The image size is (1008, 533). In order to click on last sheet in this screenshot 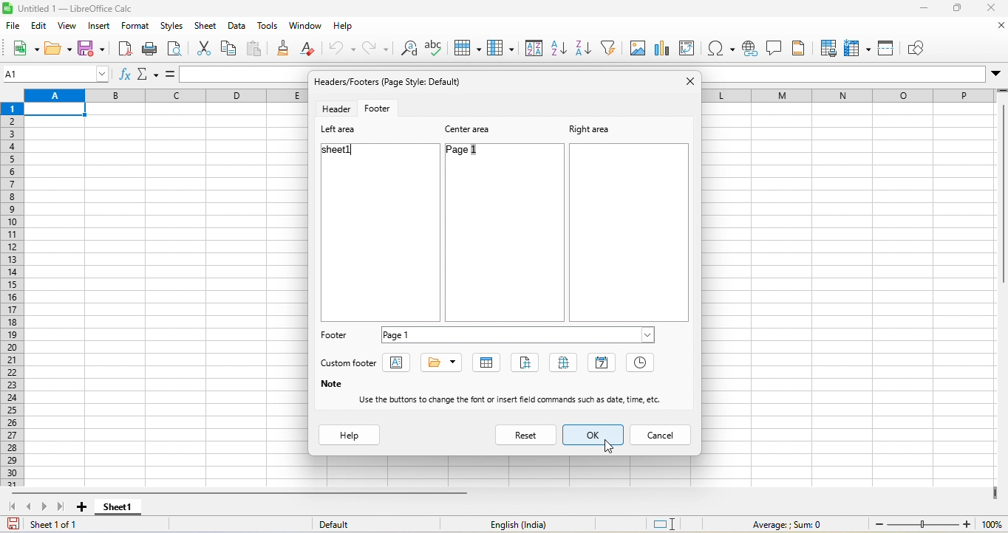, I will do `click(64, 507)`.